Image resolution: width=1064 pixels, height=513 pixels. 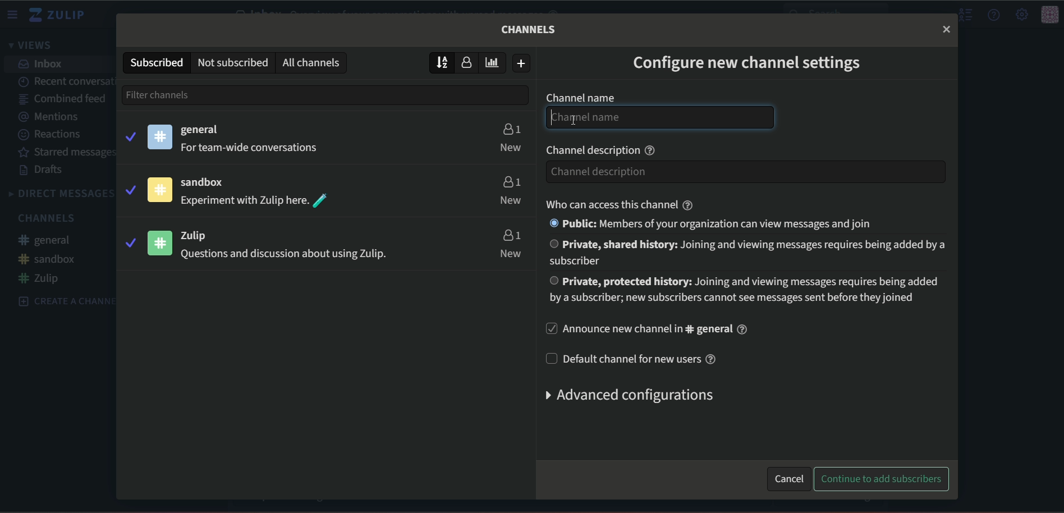 What do you see at coordinates (649, 330) in the screenshot?
I see `Announce a new channel in #general` at bounding box center [649, 330].